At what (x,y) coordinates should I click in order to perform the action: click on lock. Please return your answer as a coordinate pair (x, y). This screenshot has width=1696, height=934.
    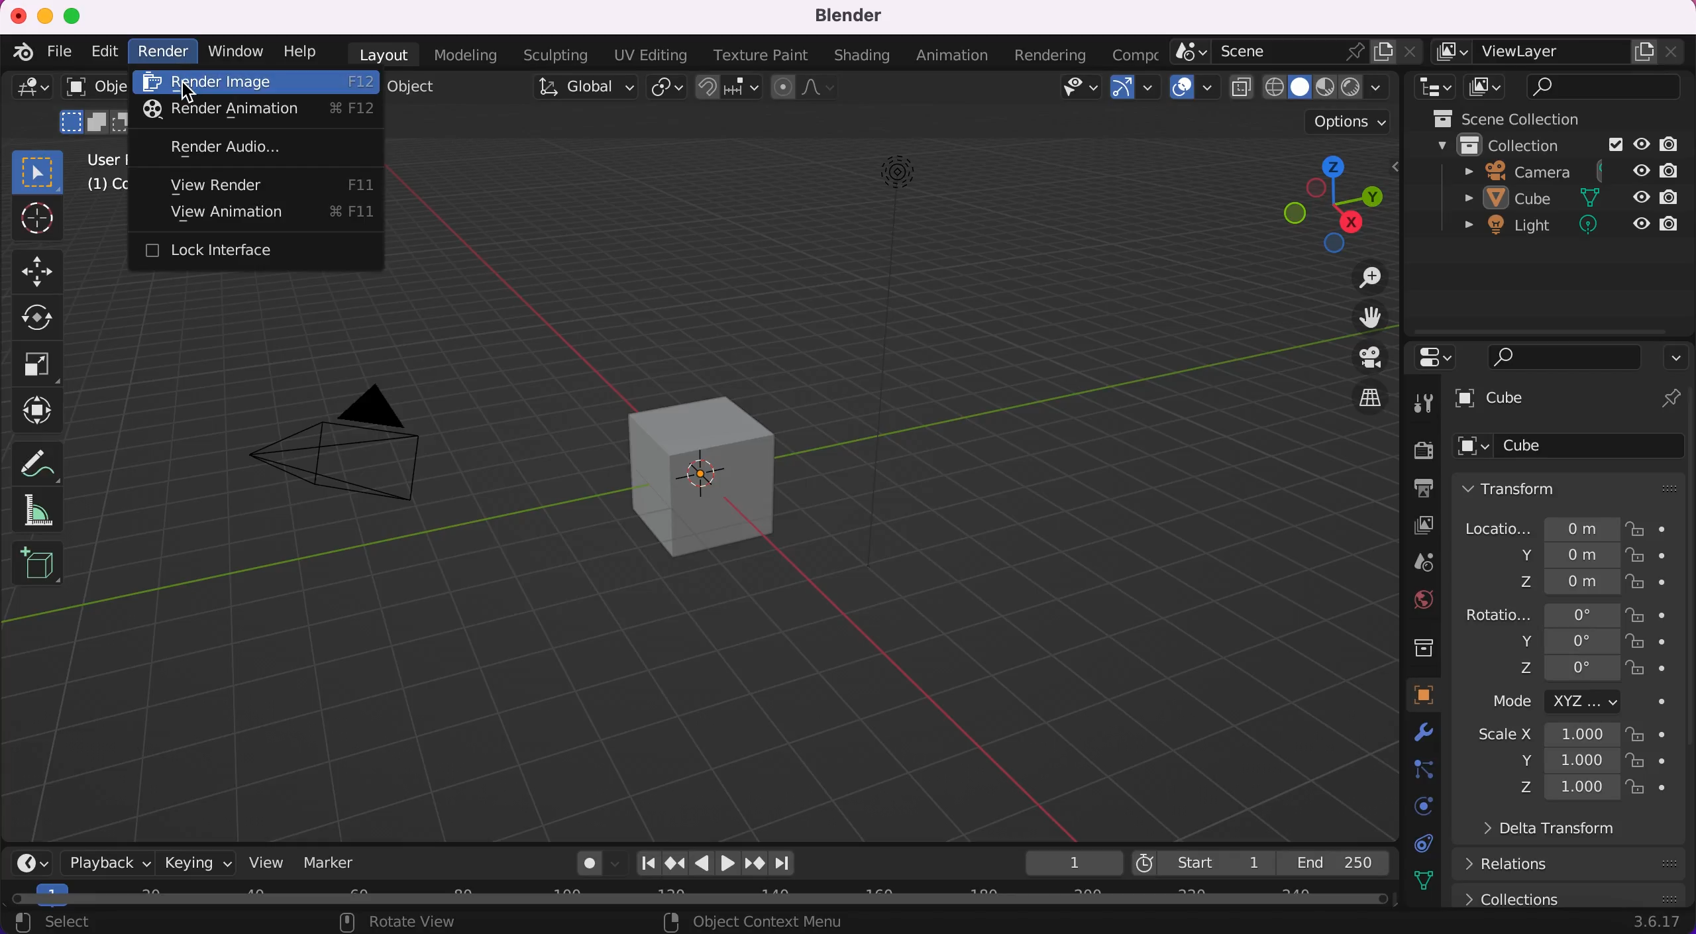
    Looking at the image, I should click on (1650, 790).